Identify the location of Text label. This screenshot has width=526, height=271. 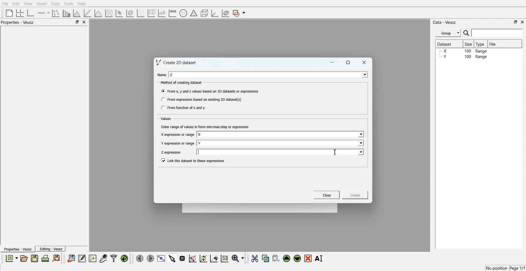
(162, 13).